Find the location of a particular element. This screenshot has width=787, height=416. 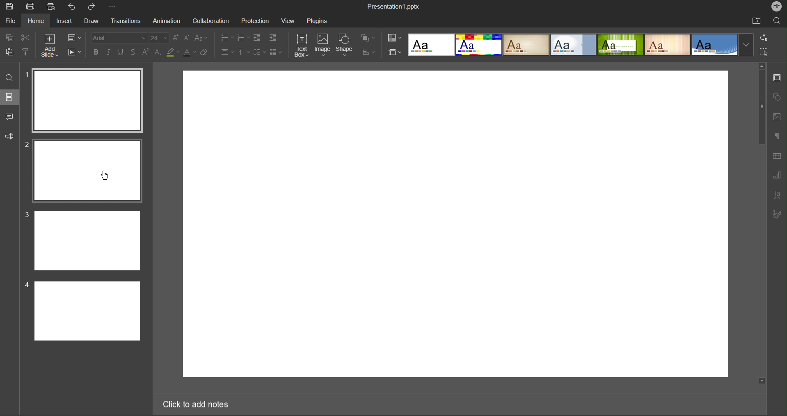

Print is located at coordinates (30, 6).